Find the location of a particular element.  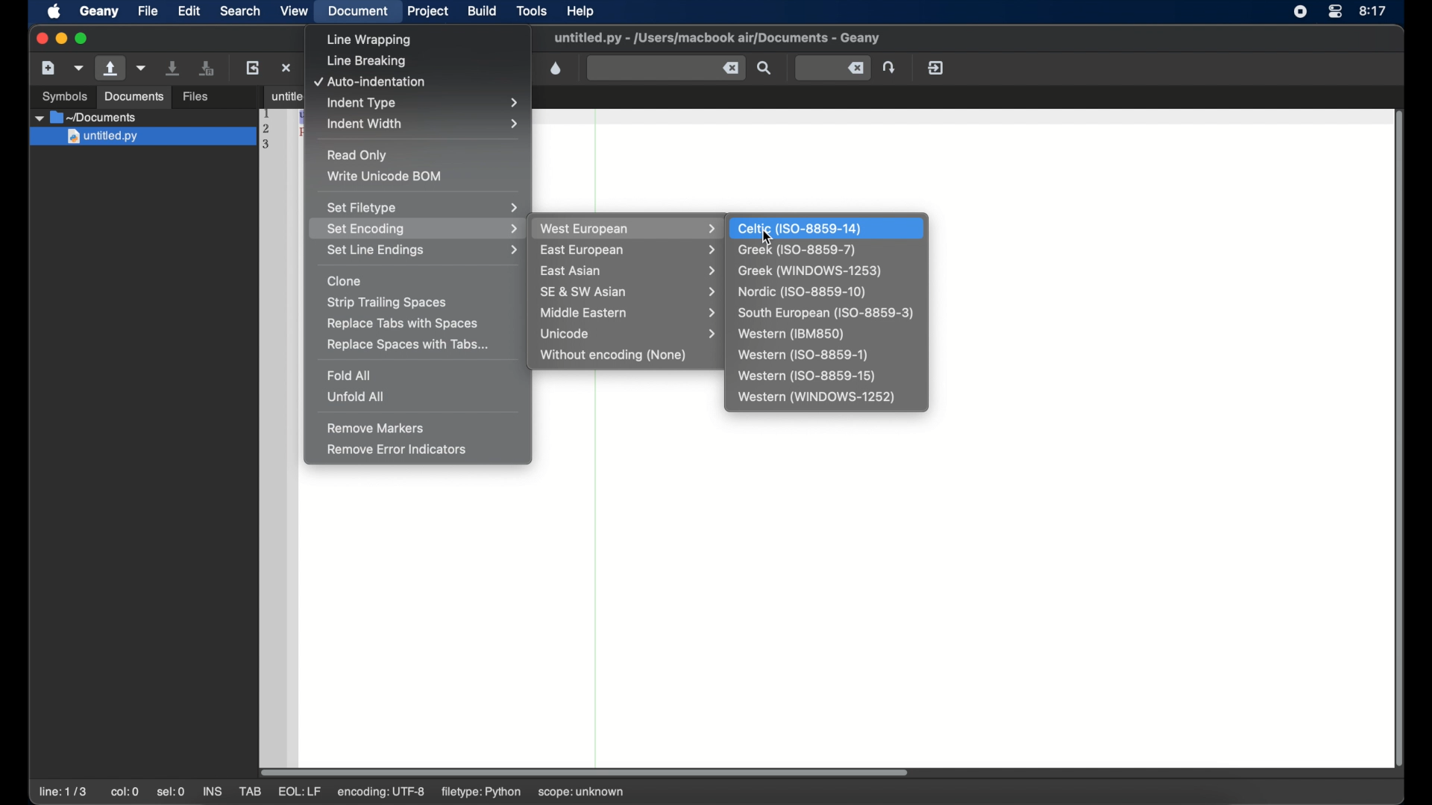

east asian menu is located at coordinates (630, 271).